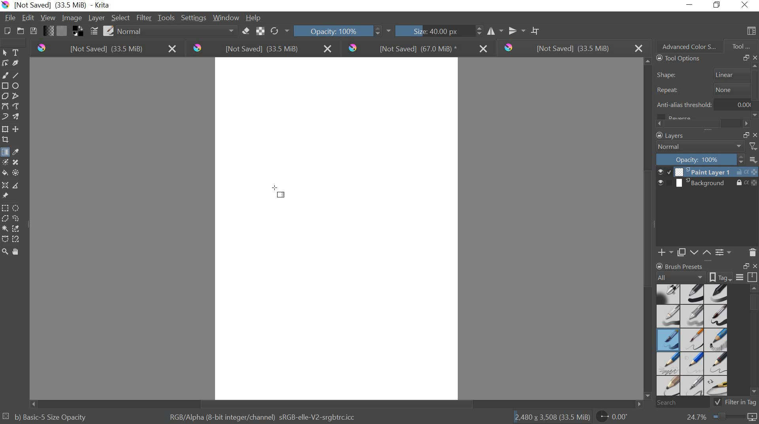  What do you see at coordinates (18, 96) in the screenshot?
I see `polyline` at bounding box center [18, 96].